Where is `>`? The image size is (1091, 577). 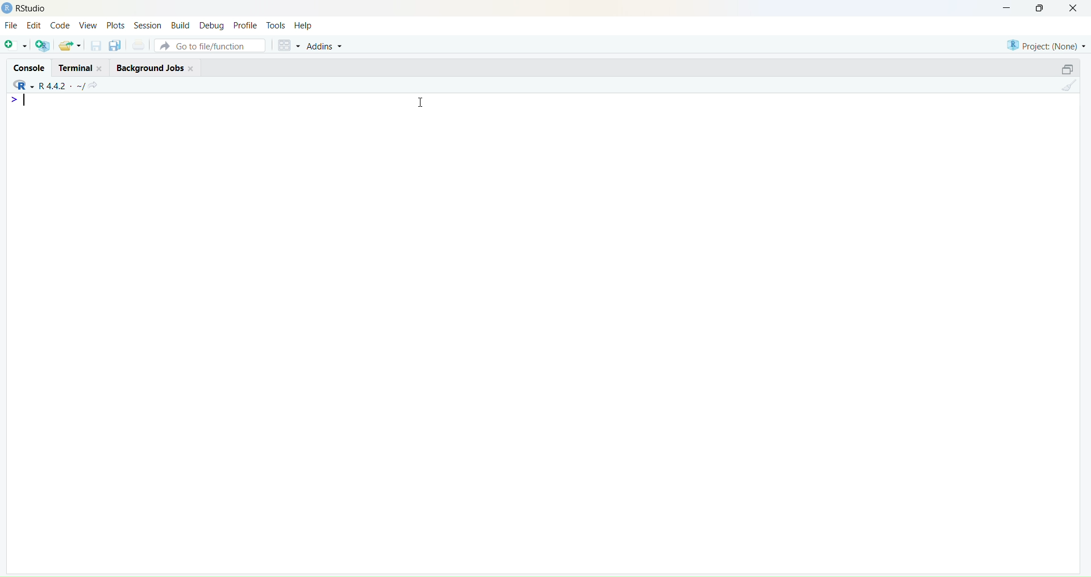 > is located at coordinates (16, 100).